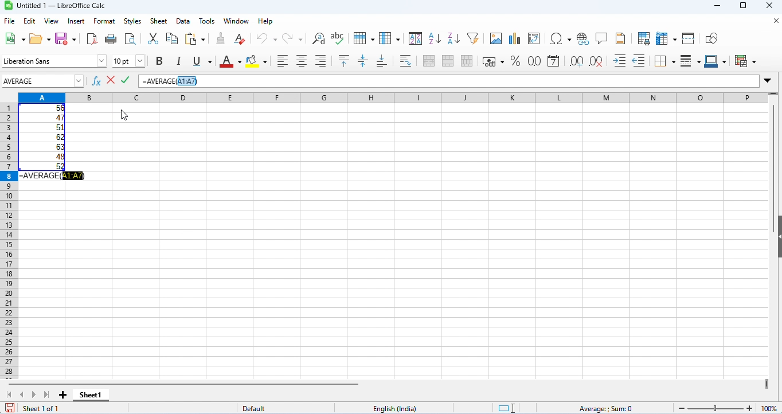 The image size is (782, 414). Describe the element at coordinates (111, 79) in the screenshot. I see `reject` at that location.